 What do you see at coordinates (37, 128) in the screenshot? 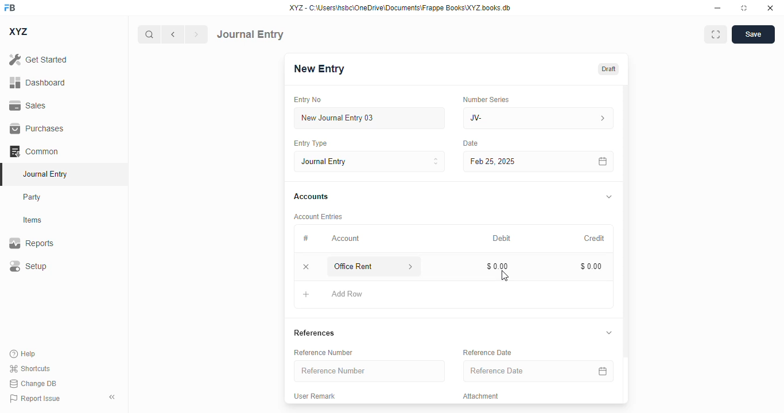
I see `purchases` at bounding box center [37, 128].